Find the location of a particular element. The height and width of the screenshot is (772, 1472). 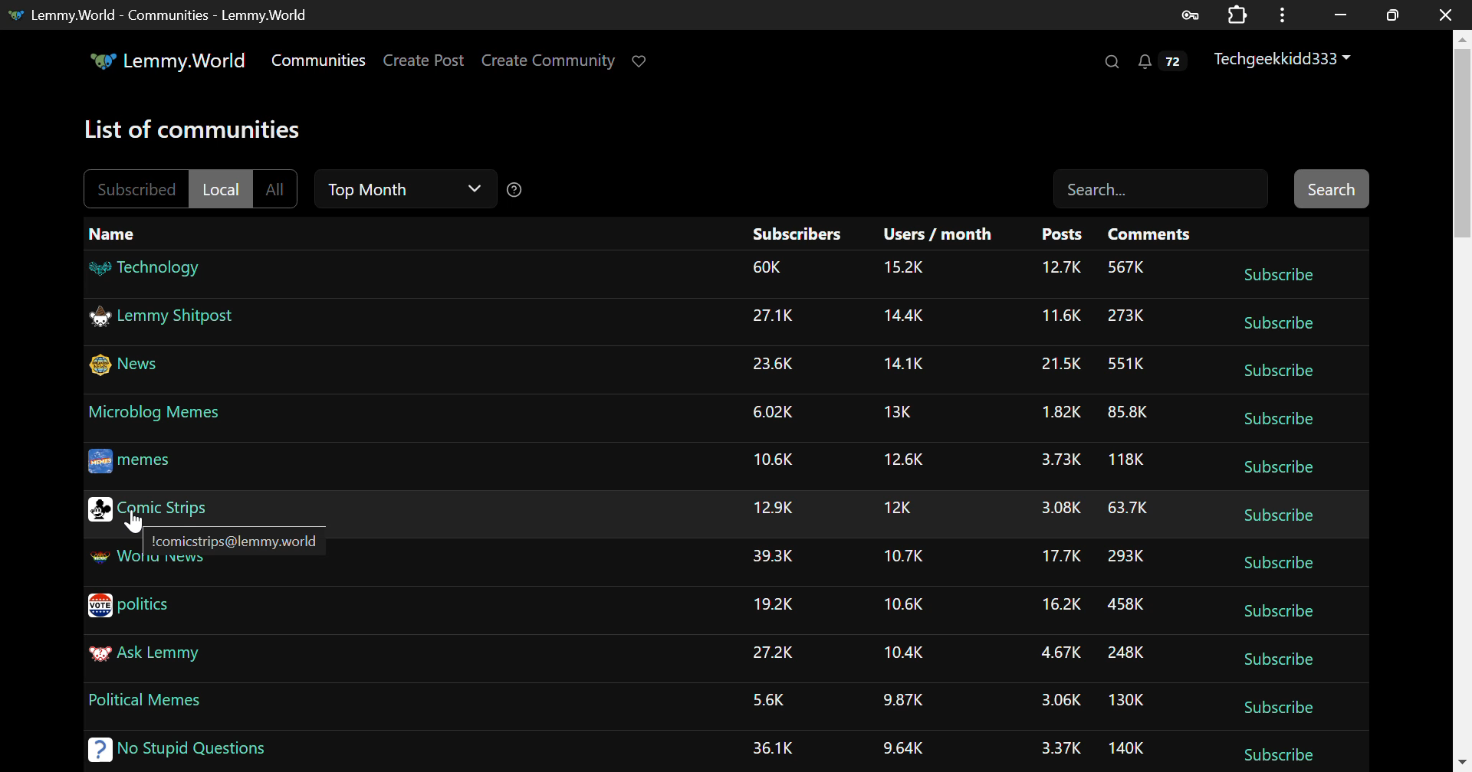

Amount is located at coordinates (908, 460).